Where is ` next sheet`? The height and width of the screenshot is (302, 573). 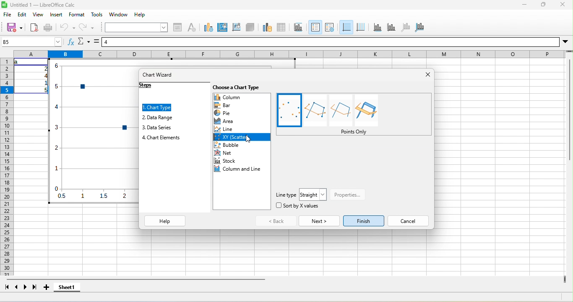
 next sheet is located at coordinates (26, 287).